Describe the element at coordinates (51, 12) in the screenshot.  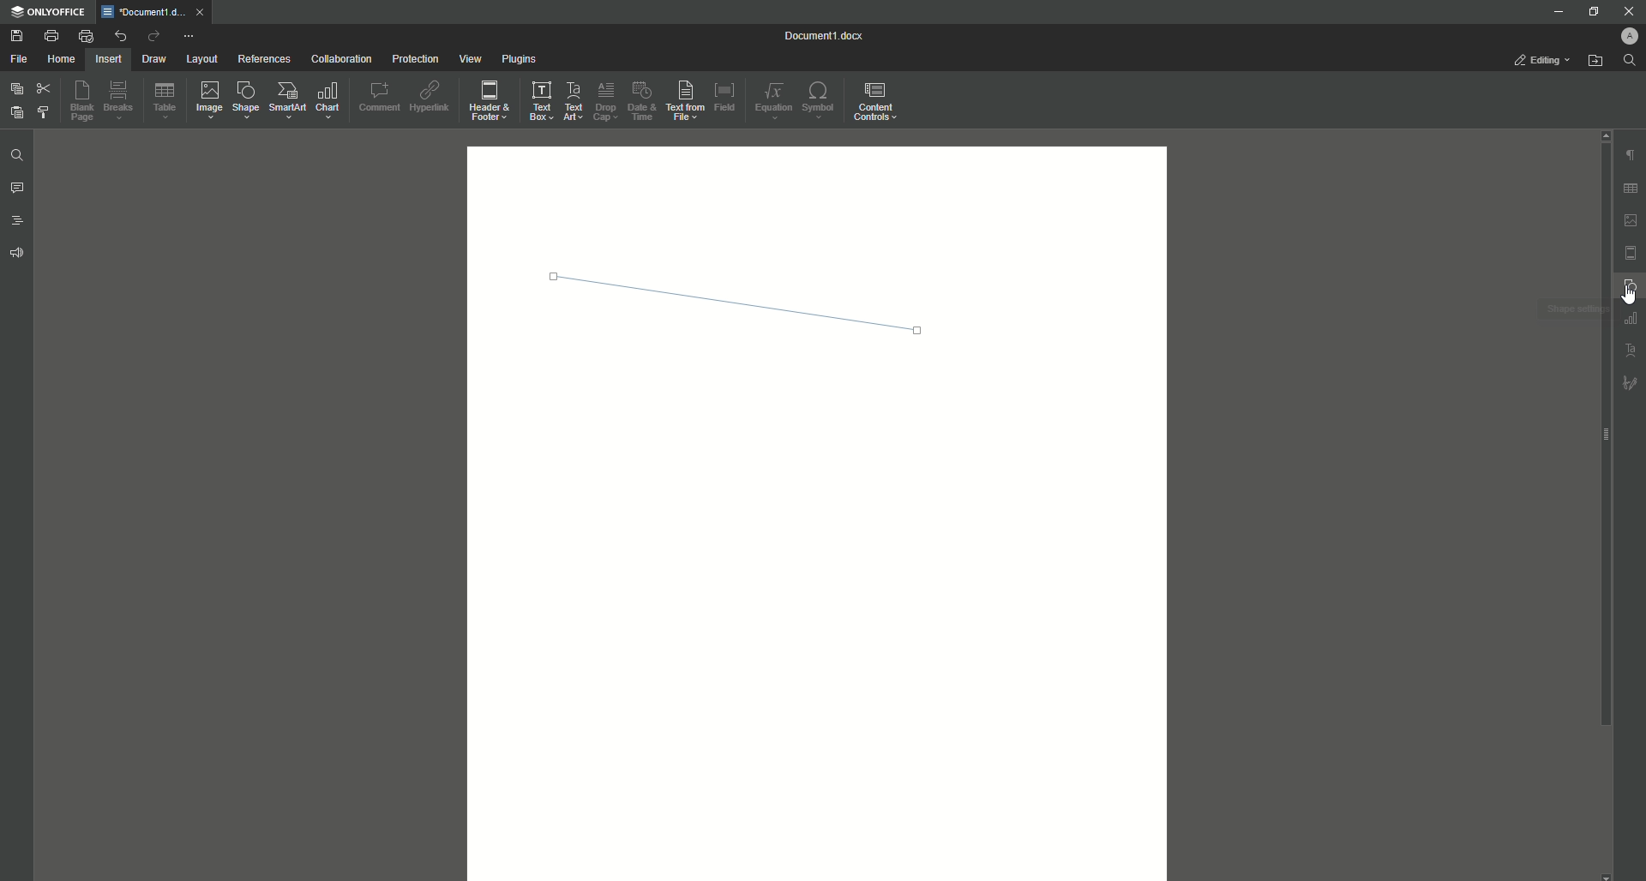
I see `ONLYOFFICE` at that location.